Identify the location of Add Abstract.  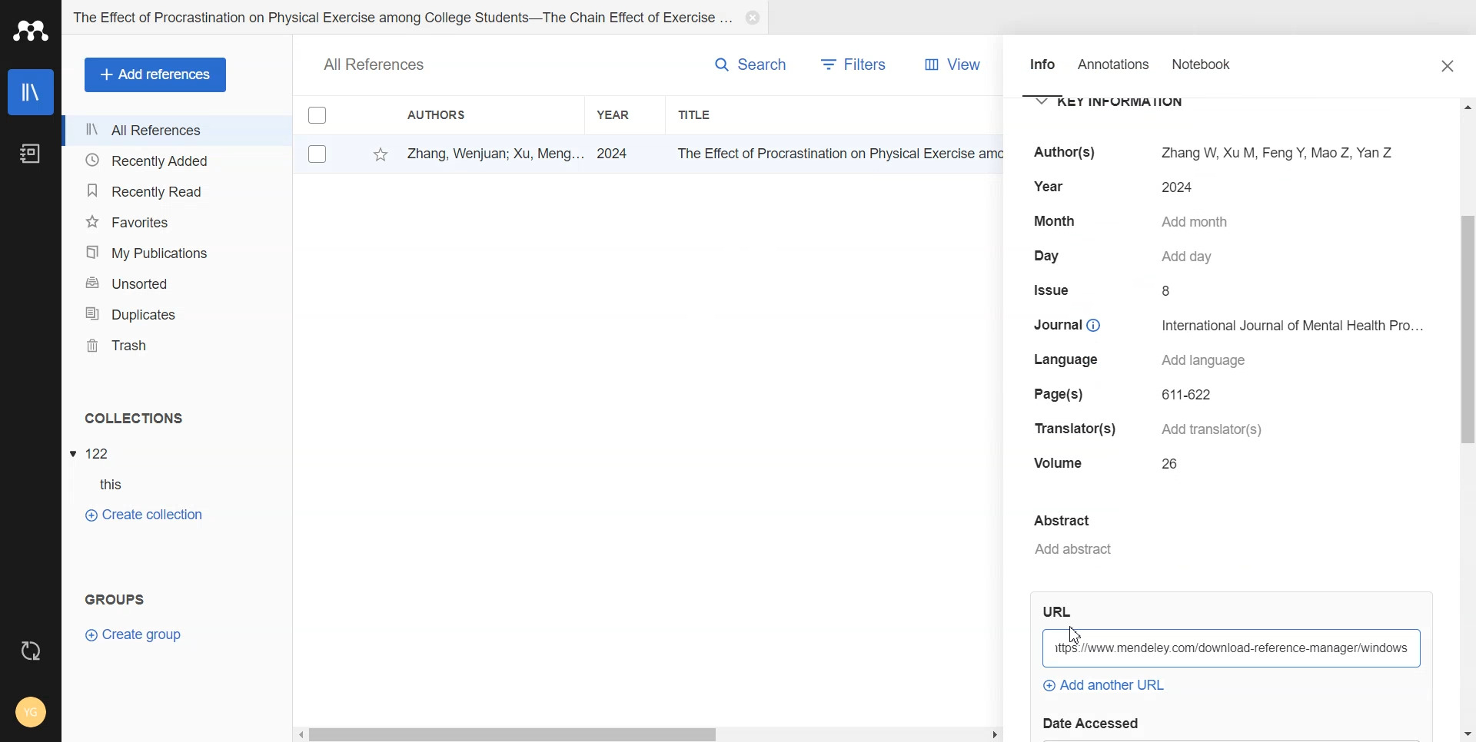
(1201, 536).